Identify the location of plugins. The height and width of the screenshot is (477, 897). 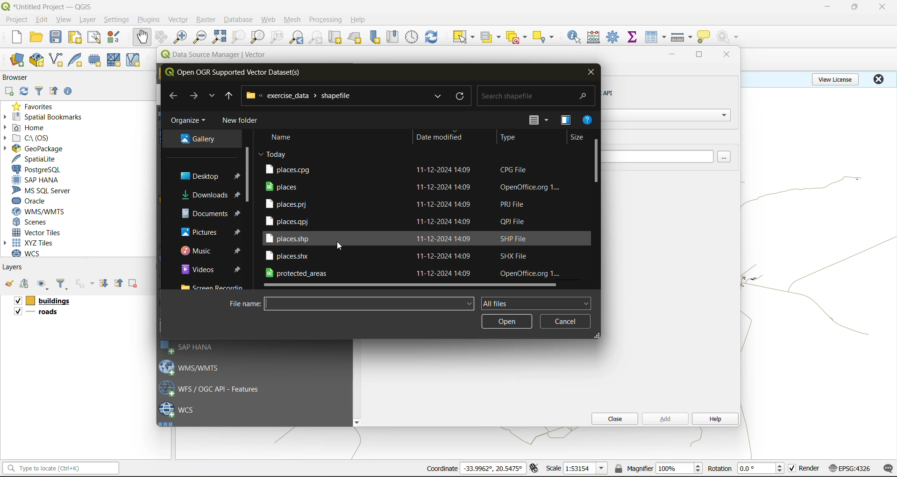
(151, 19).